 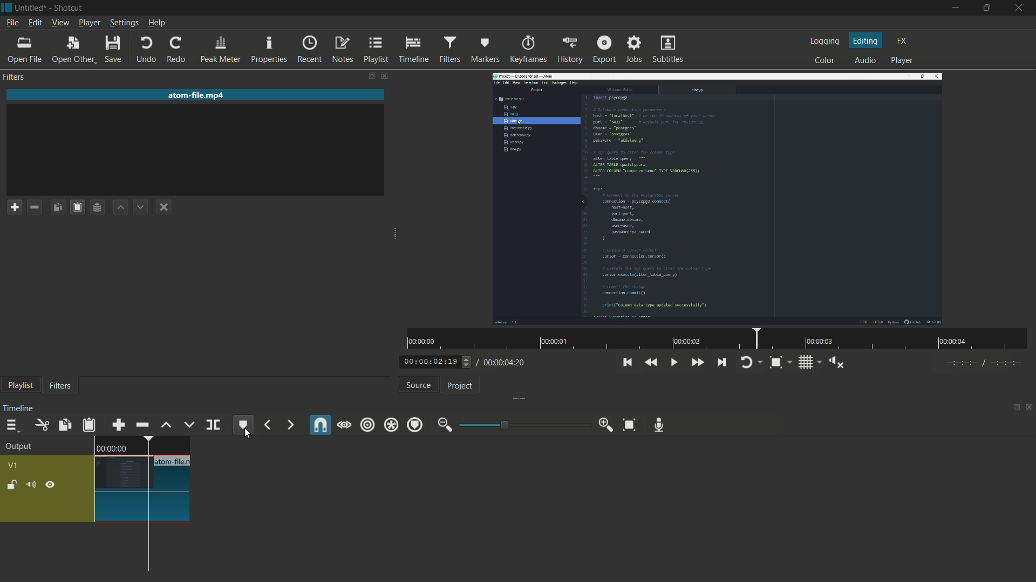 What do you see at coordinates (902, 41) in the screenshot?
I see `fx` at bounding box center [902, 41].